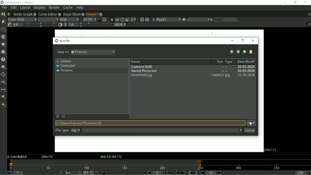 The height and width of the screenshot is (175, 311). I want to click on Set playback frame rate automatically, so click(61, 173).